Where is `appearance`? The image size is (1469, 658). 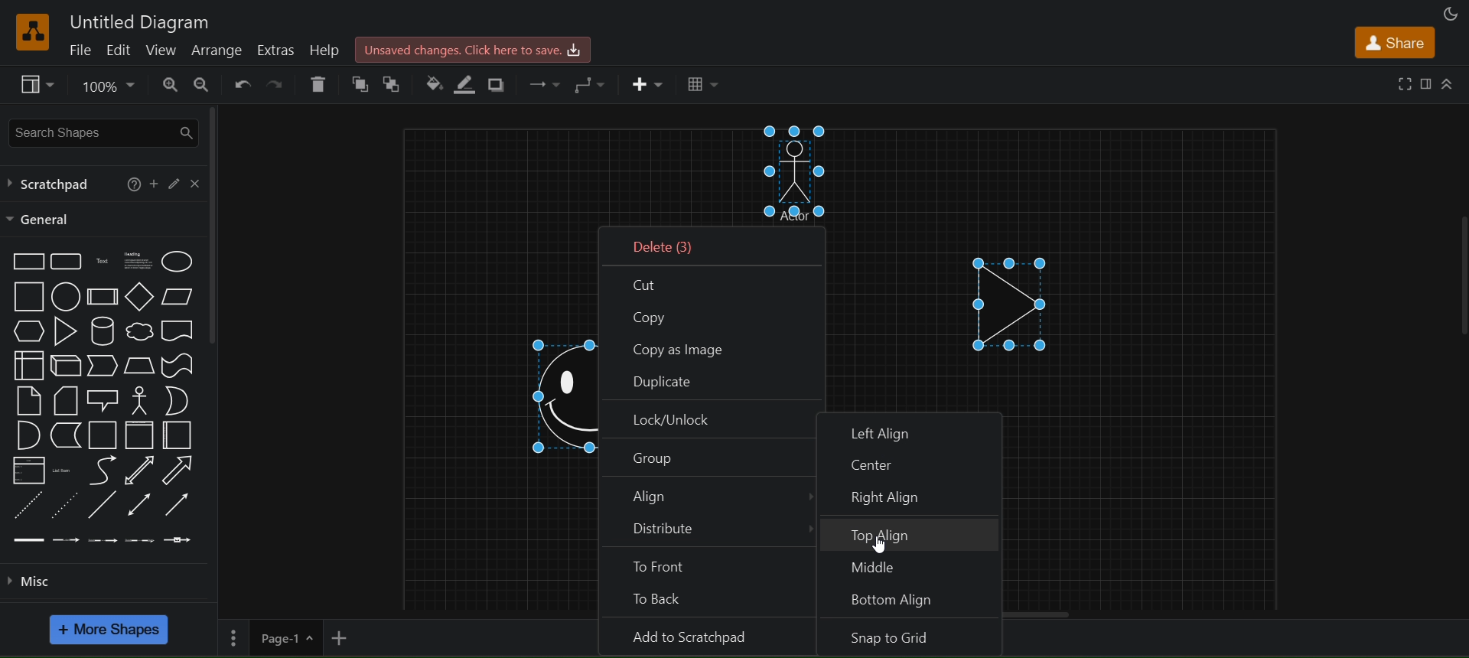 appearance is located at coordinates (1449, 14).